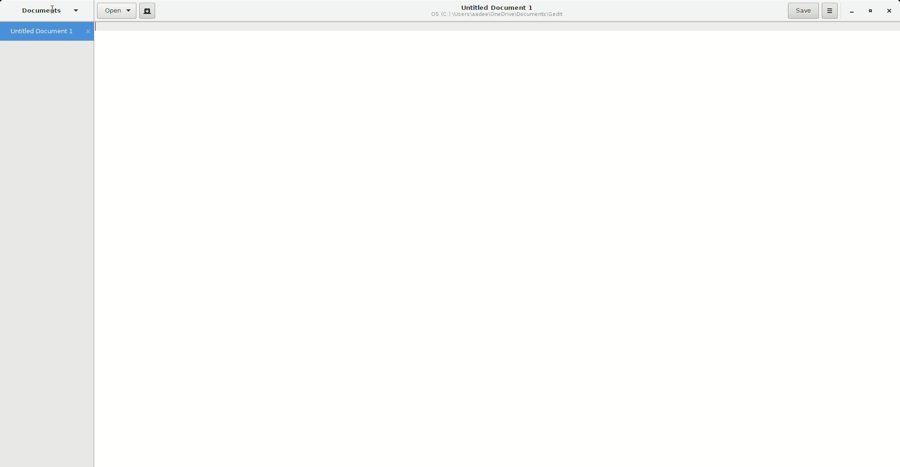 This screenshot has width=900, height=467. I want to click on Close, so click(888, 10).